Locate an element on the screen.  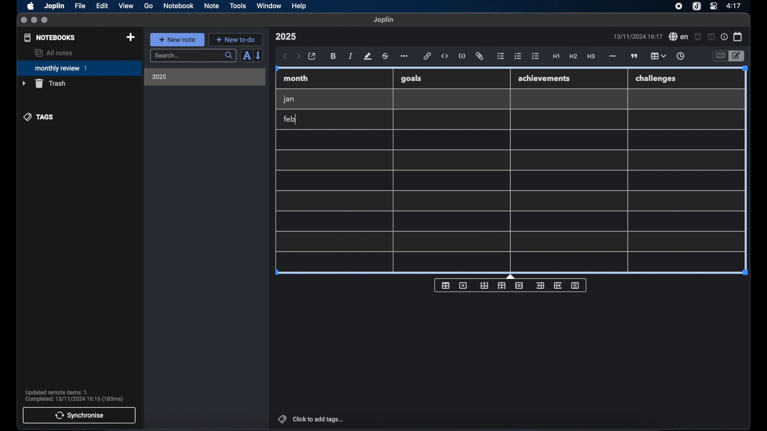
highlight is located at coordinates (368, 56).